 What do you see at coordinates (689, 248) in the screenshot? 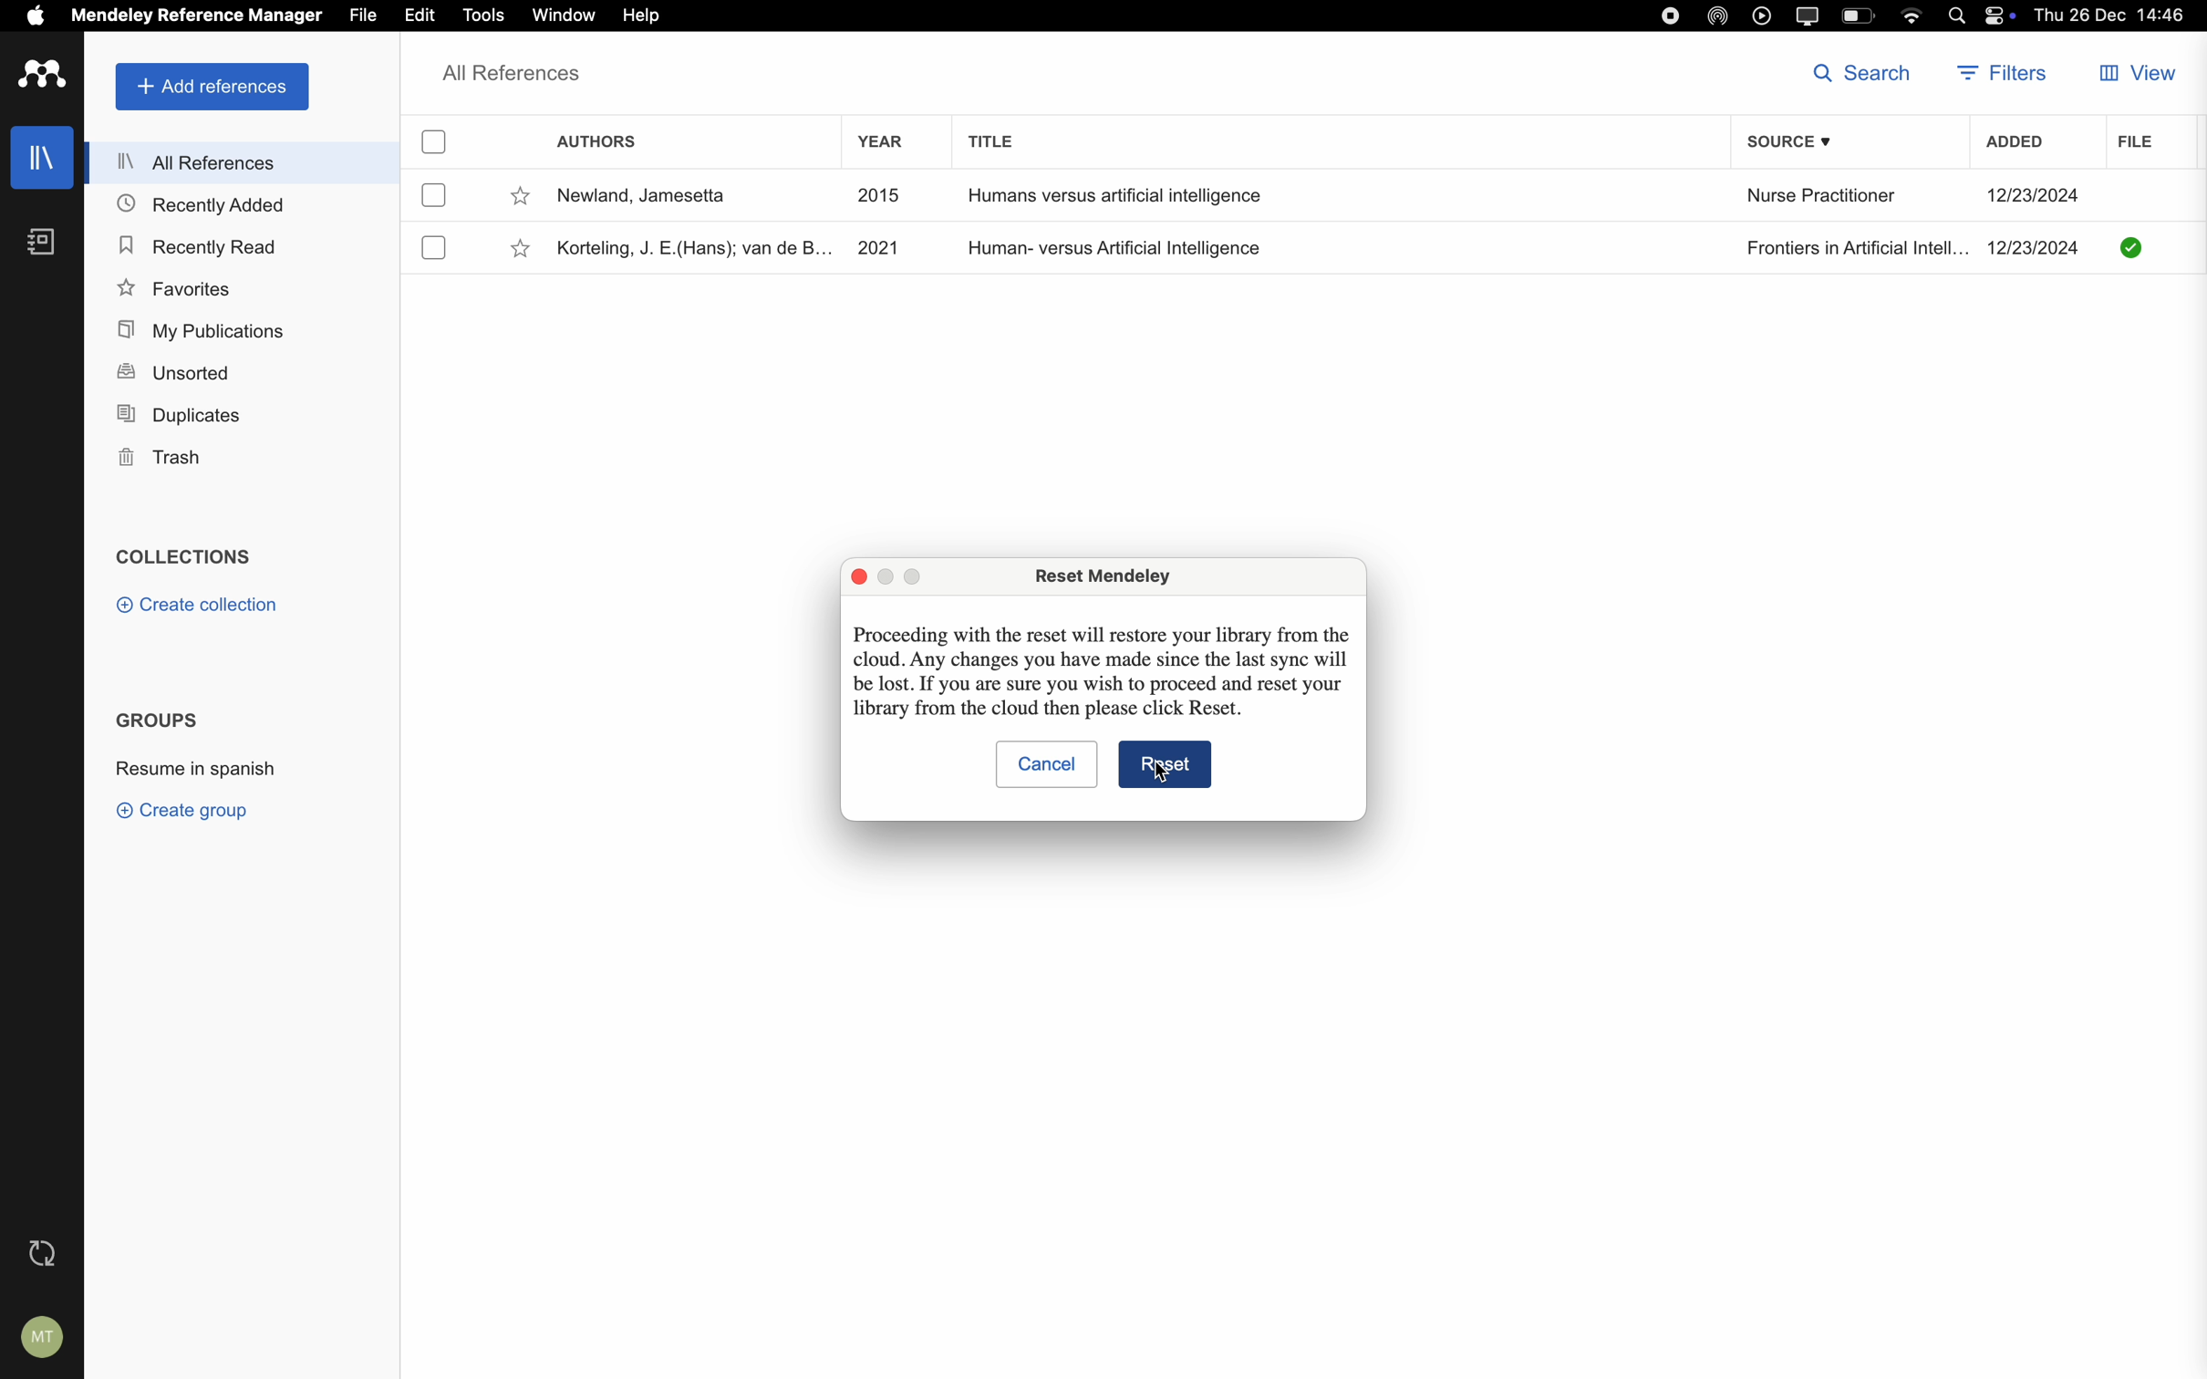
I see `Korteling, J. E.(Hans); van de B..` at bounding box center [689, 248].